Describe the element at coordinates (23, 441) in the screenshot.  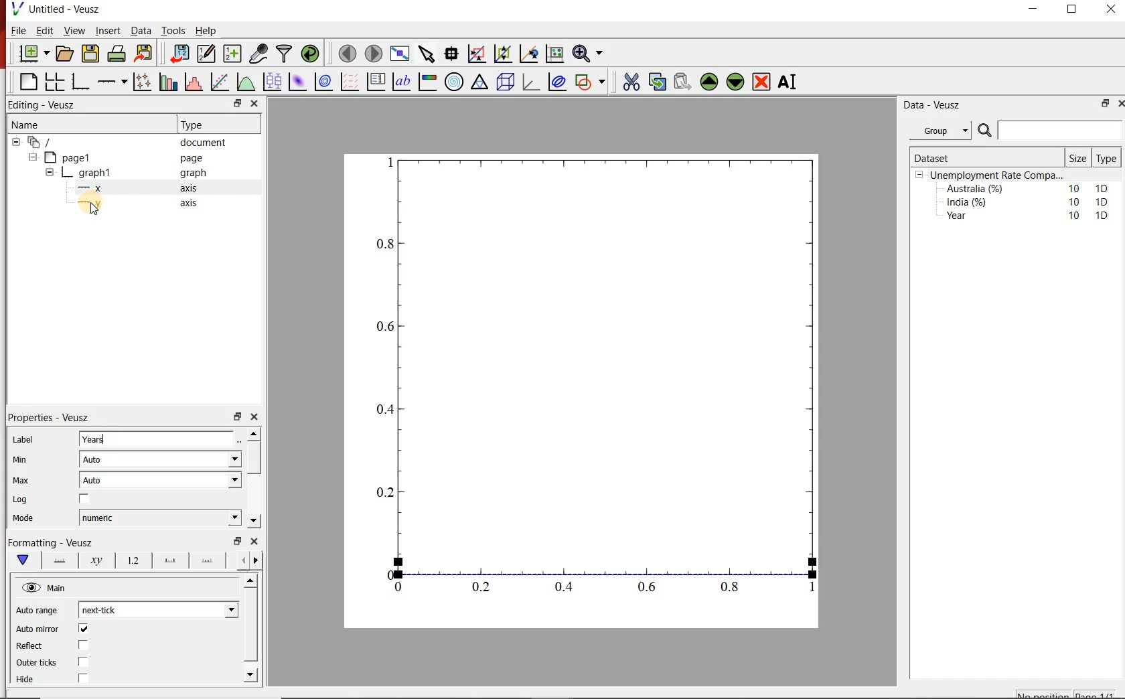
I see `Label` at that location.